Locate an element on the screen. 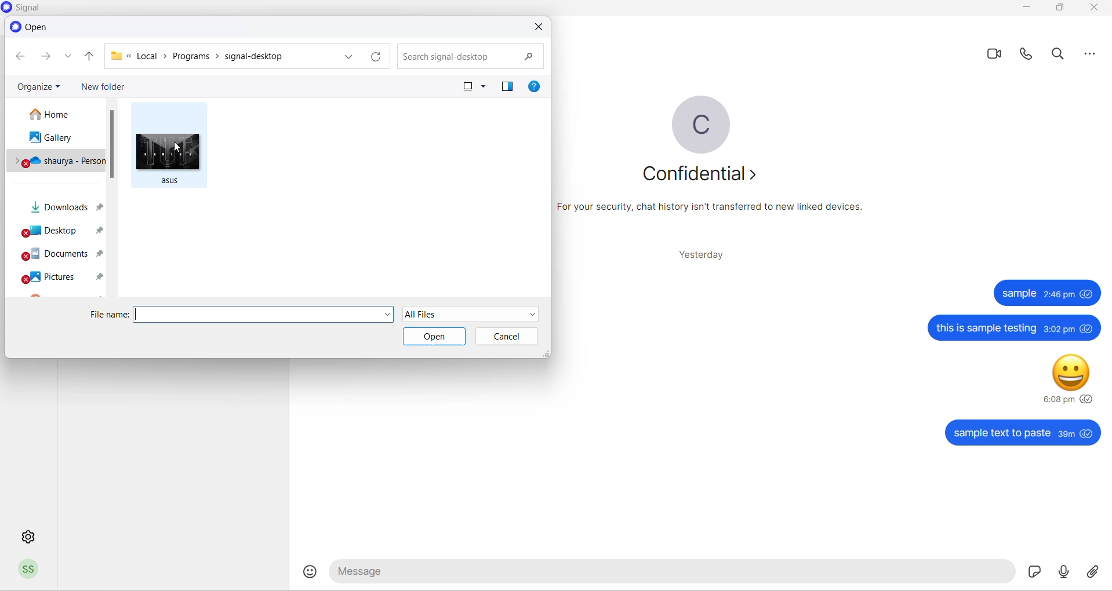   is located at coordinates (508, 86).